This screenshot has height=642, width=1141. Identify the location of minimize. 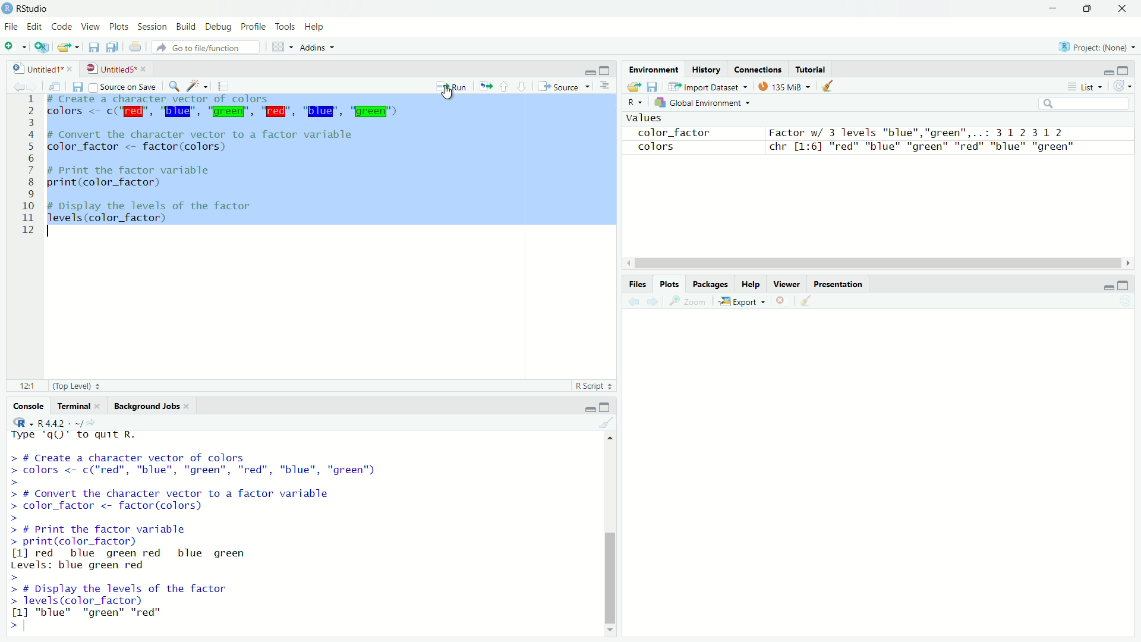
(587, 70).